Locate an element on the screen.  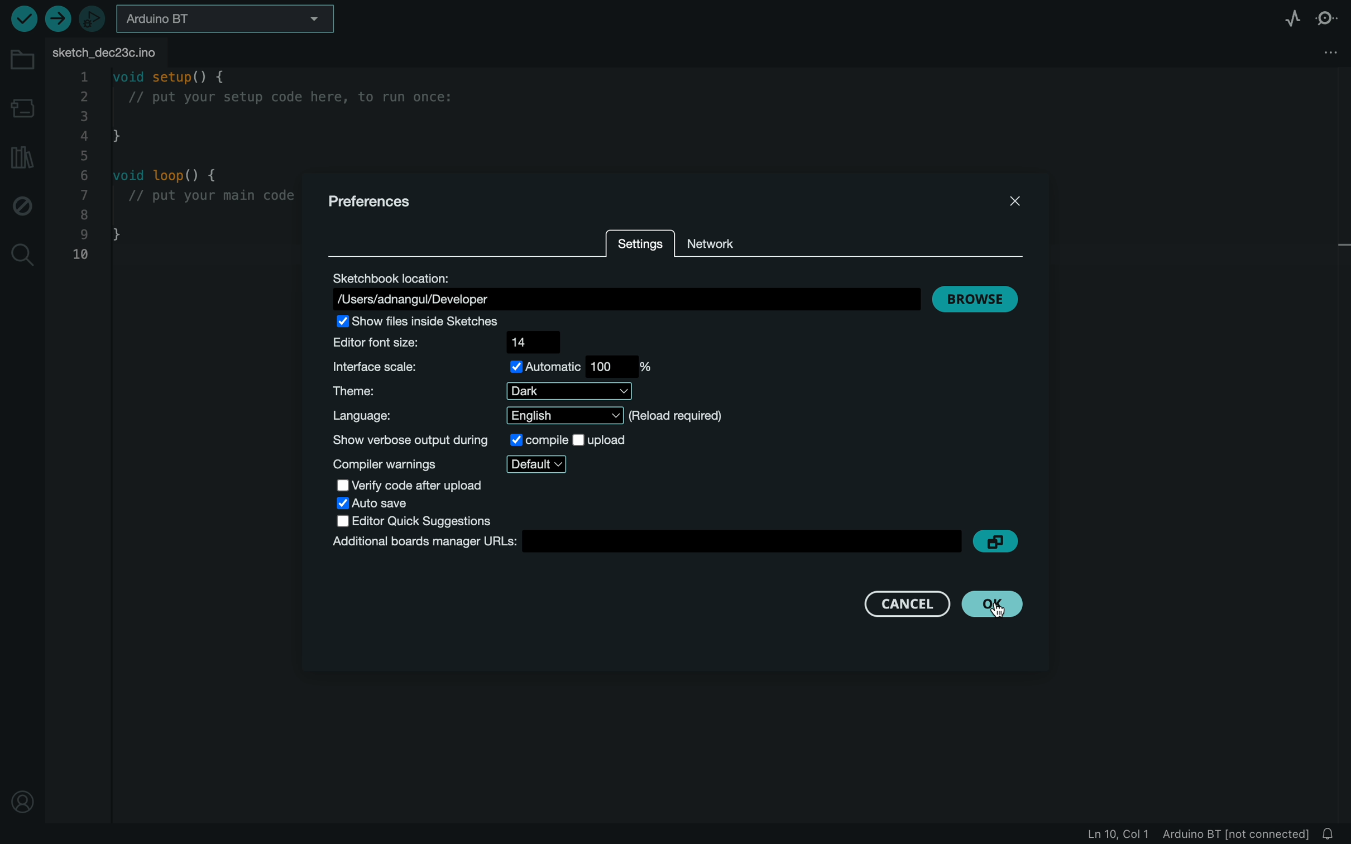
search is located at coordinates (19, 256).